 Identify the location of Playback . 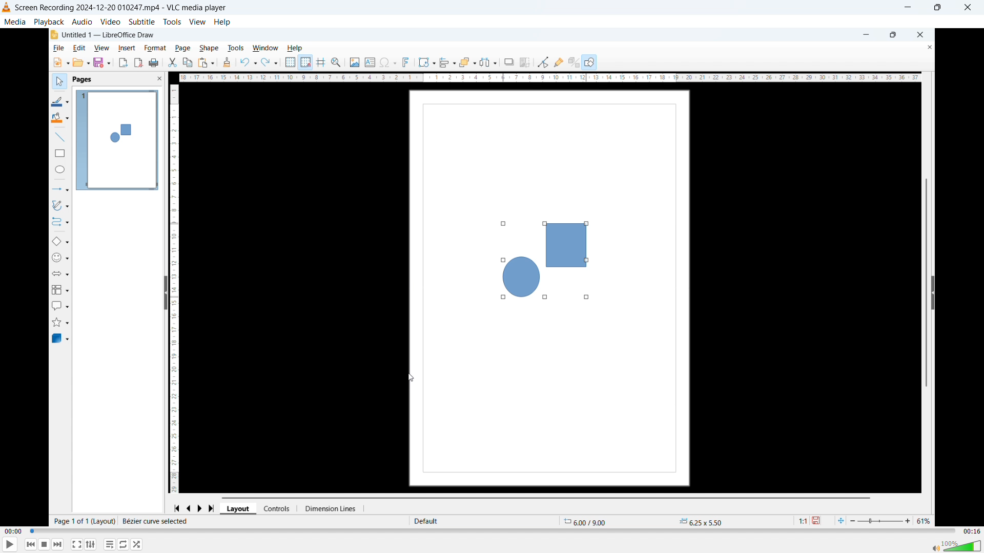
(49, 22).